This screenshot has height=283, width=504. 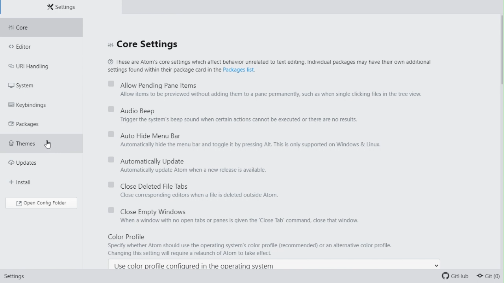 I want to click on Close deleted file tabs, so click(x=198, y=189).